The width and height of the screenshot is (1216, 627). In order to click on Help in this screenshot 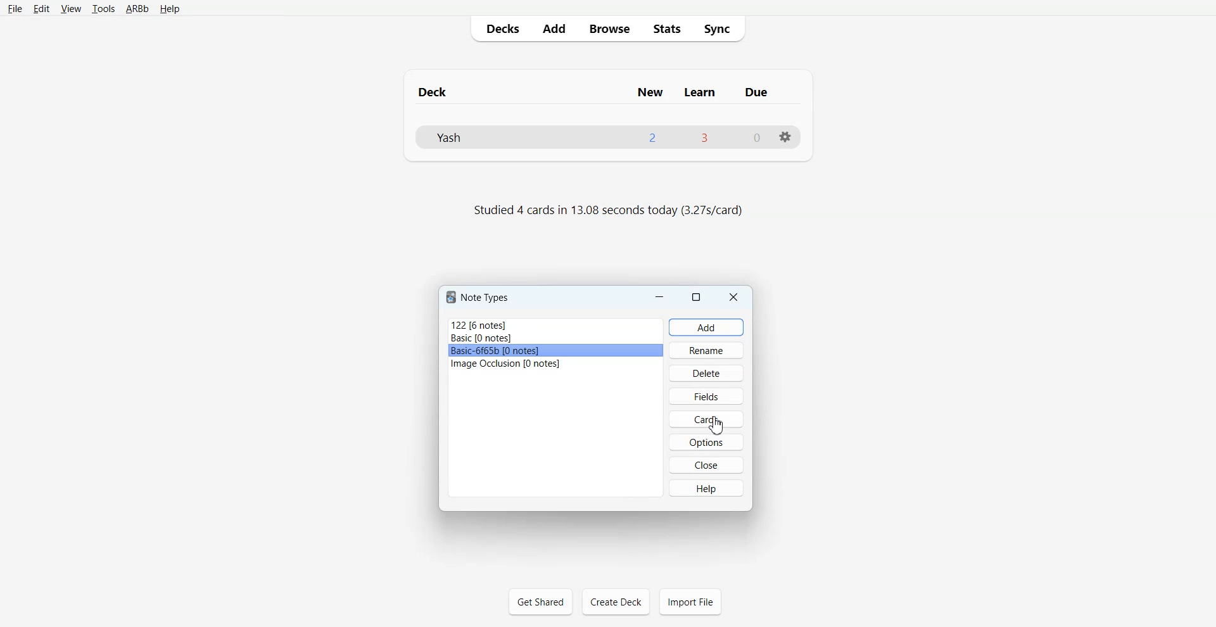, I will do `click(706, 487)`.